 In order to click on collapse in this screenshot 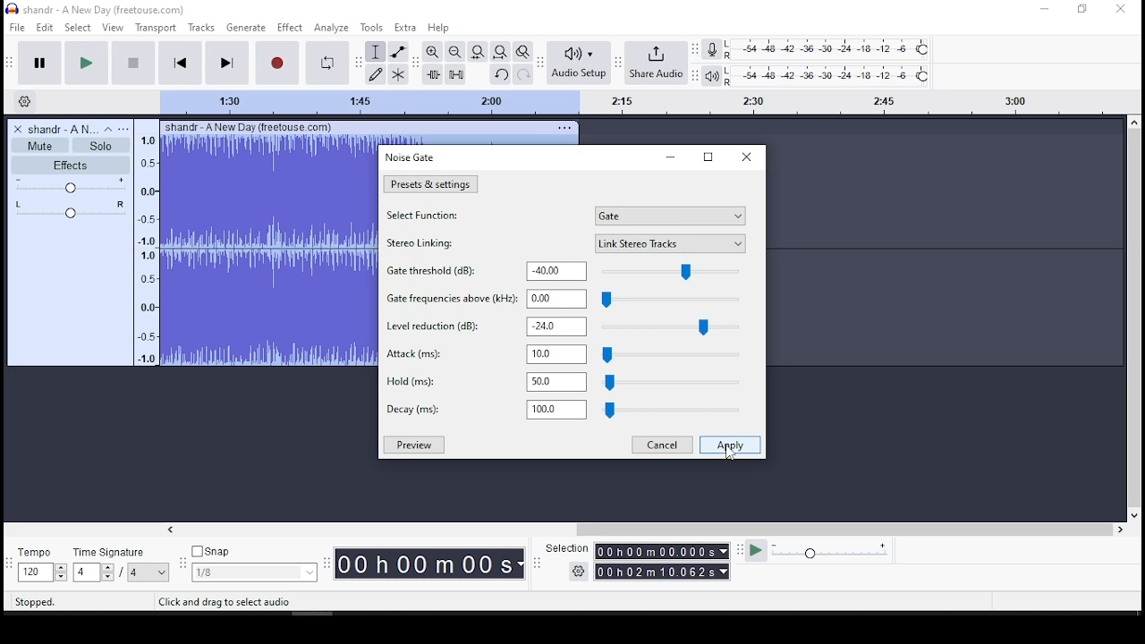, I will do `click(108, 129)`.